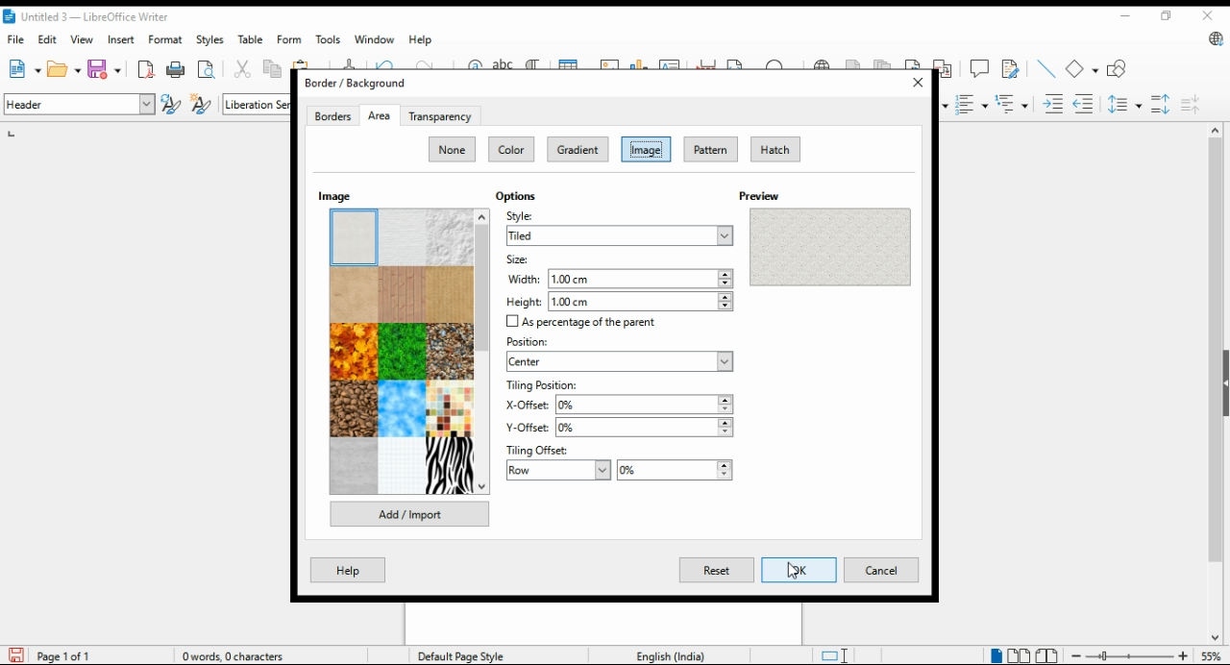  What do you see at coordinates (434, 62) in the screenshot?
I see `redo` at bounding box center [434, 62].